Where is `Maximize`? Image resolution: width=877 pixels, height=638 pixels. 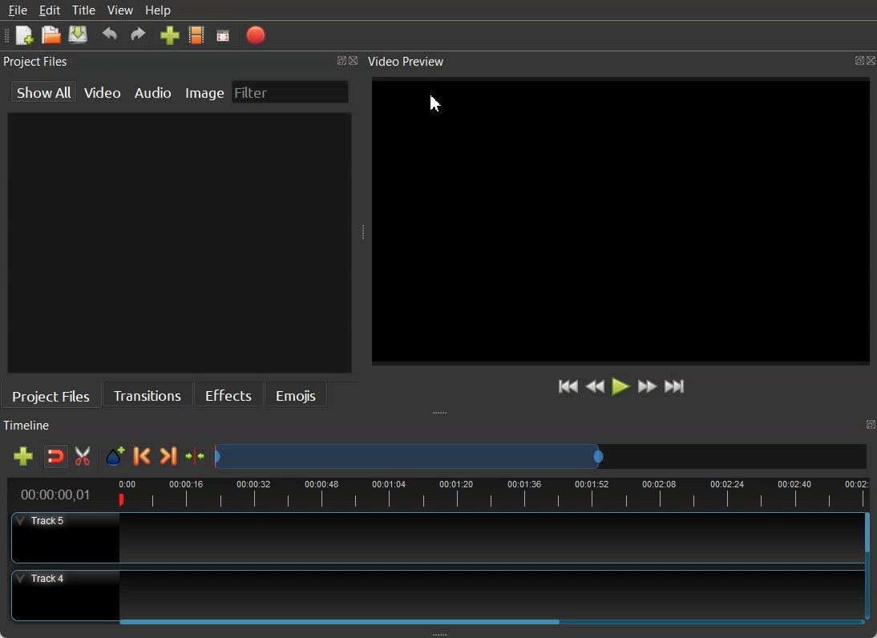 Maximize is located at coordinates (859, 61).